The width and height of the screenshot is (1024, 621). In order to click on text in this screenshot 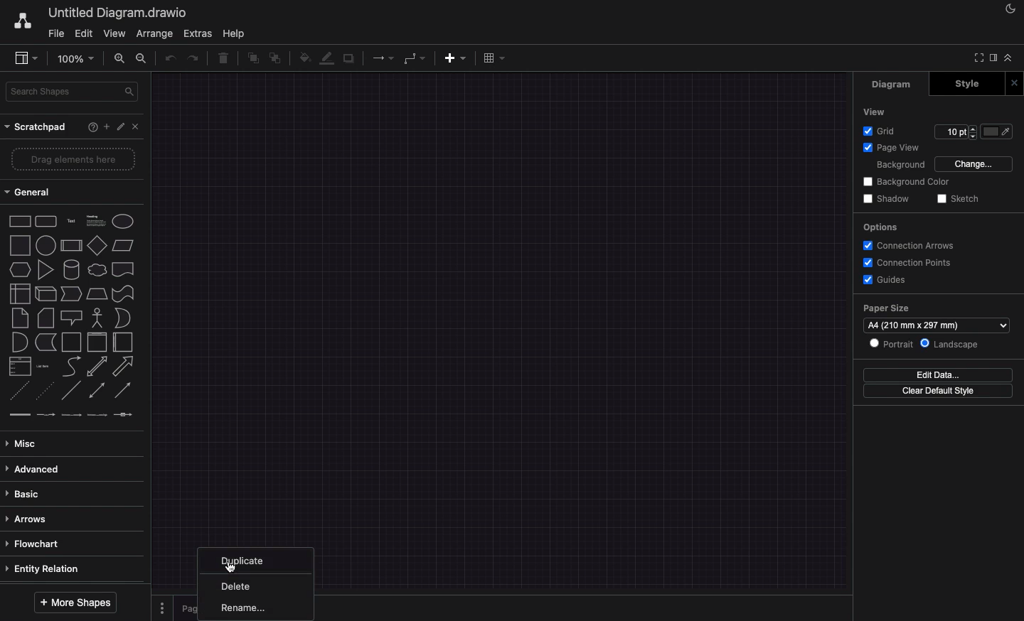, I will do `click(73, 220)`.